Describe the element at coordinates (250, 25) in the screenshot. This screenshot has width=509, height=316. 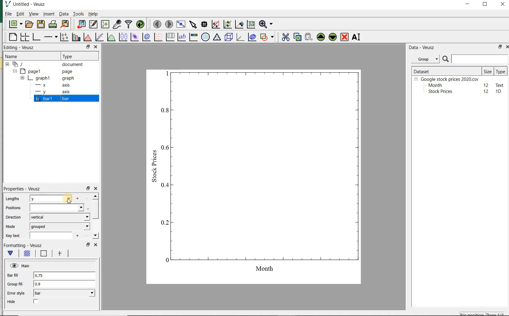
I see `click to reset graph axes` at that location.